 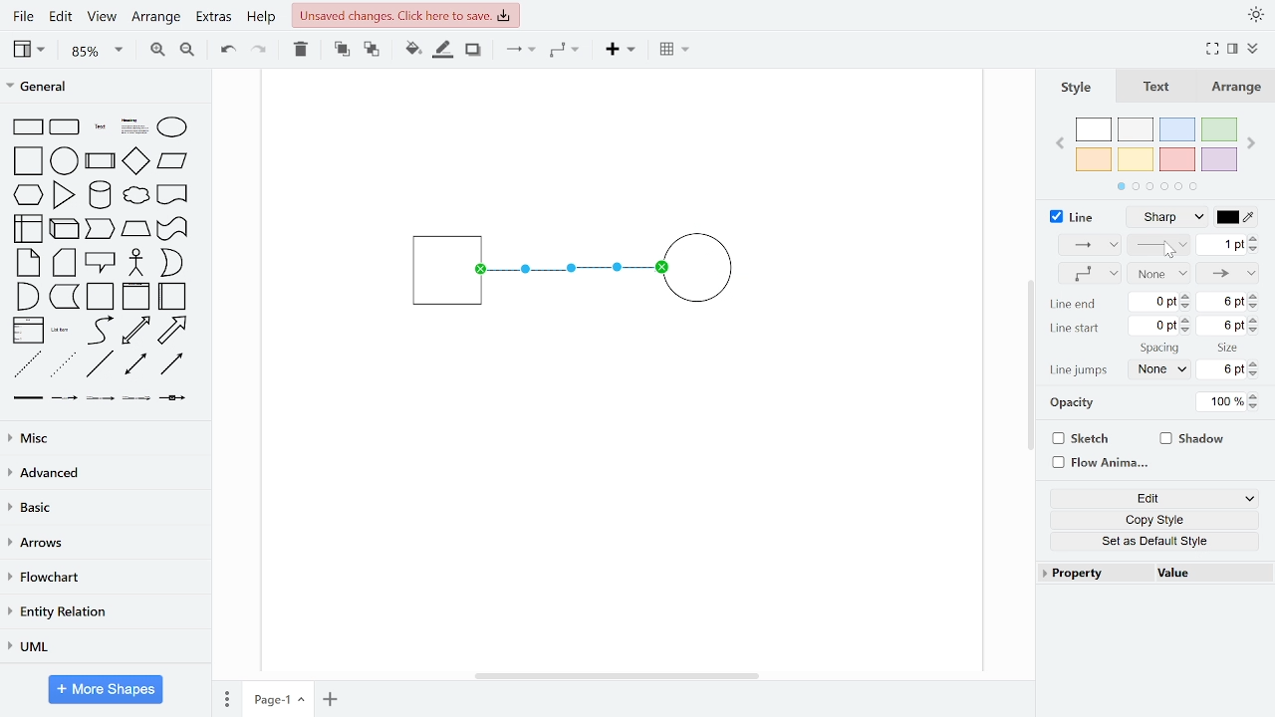 I want to click on vertical scroll bar, so click(x=1030, y=366).